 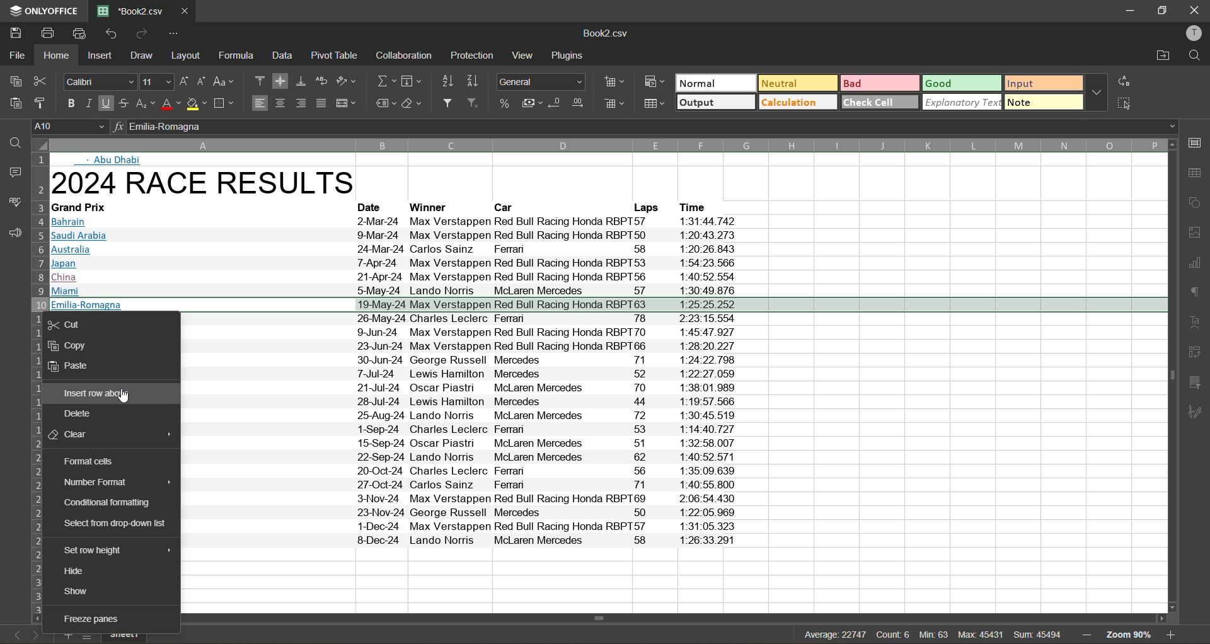 What do you see at coordinates (13, 146) in the screenshot?
I see `find` at bounding box center [13, 146].